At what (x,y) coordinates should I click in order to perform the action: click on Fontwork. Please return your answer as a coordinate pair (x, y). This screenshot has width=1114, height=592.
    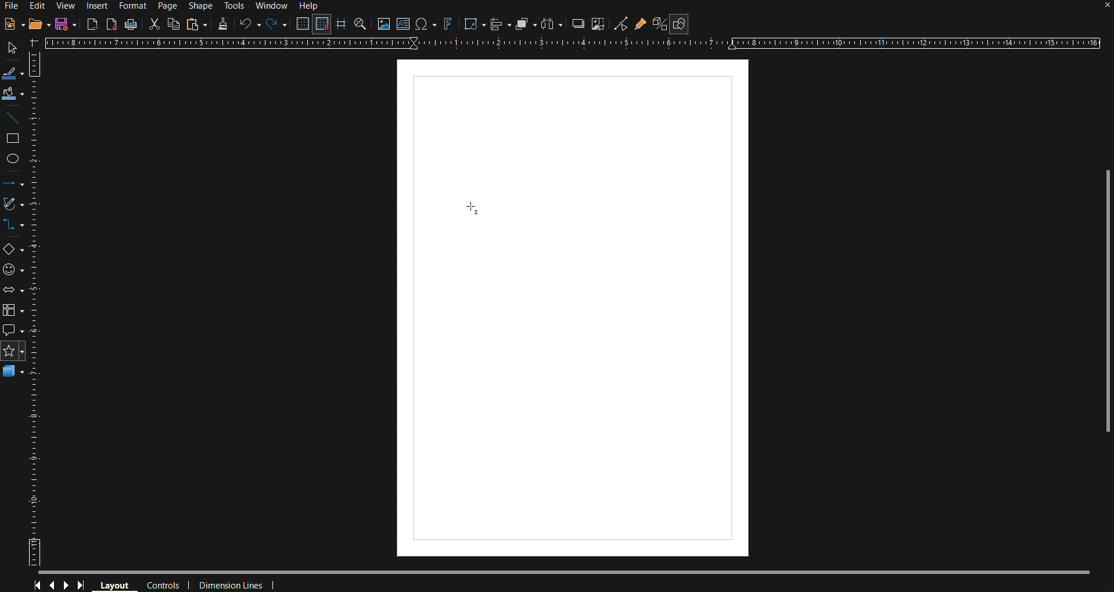
    Looking at the image, I should click on (448, 25).